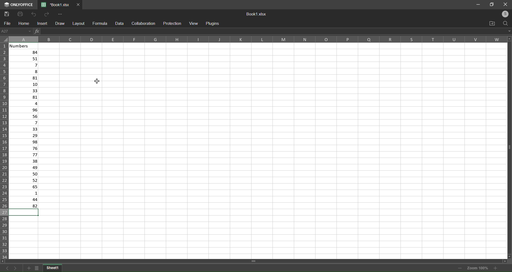 The width and height of the screenshot is (512, 272). Describe the element at coordinates (79, 5) in the screenshot. I see `Close Tab` at that location.